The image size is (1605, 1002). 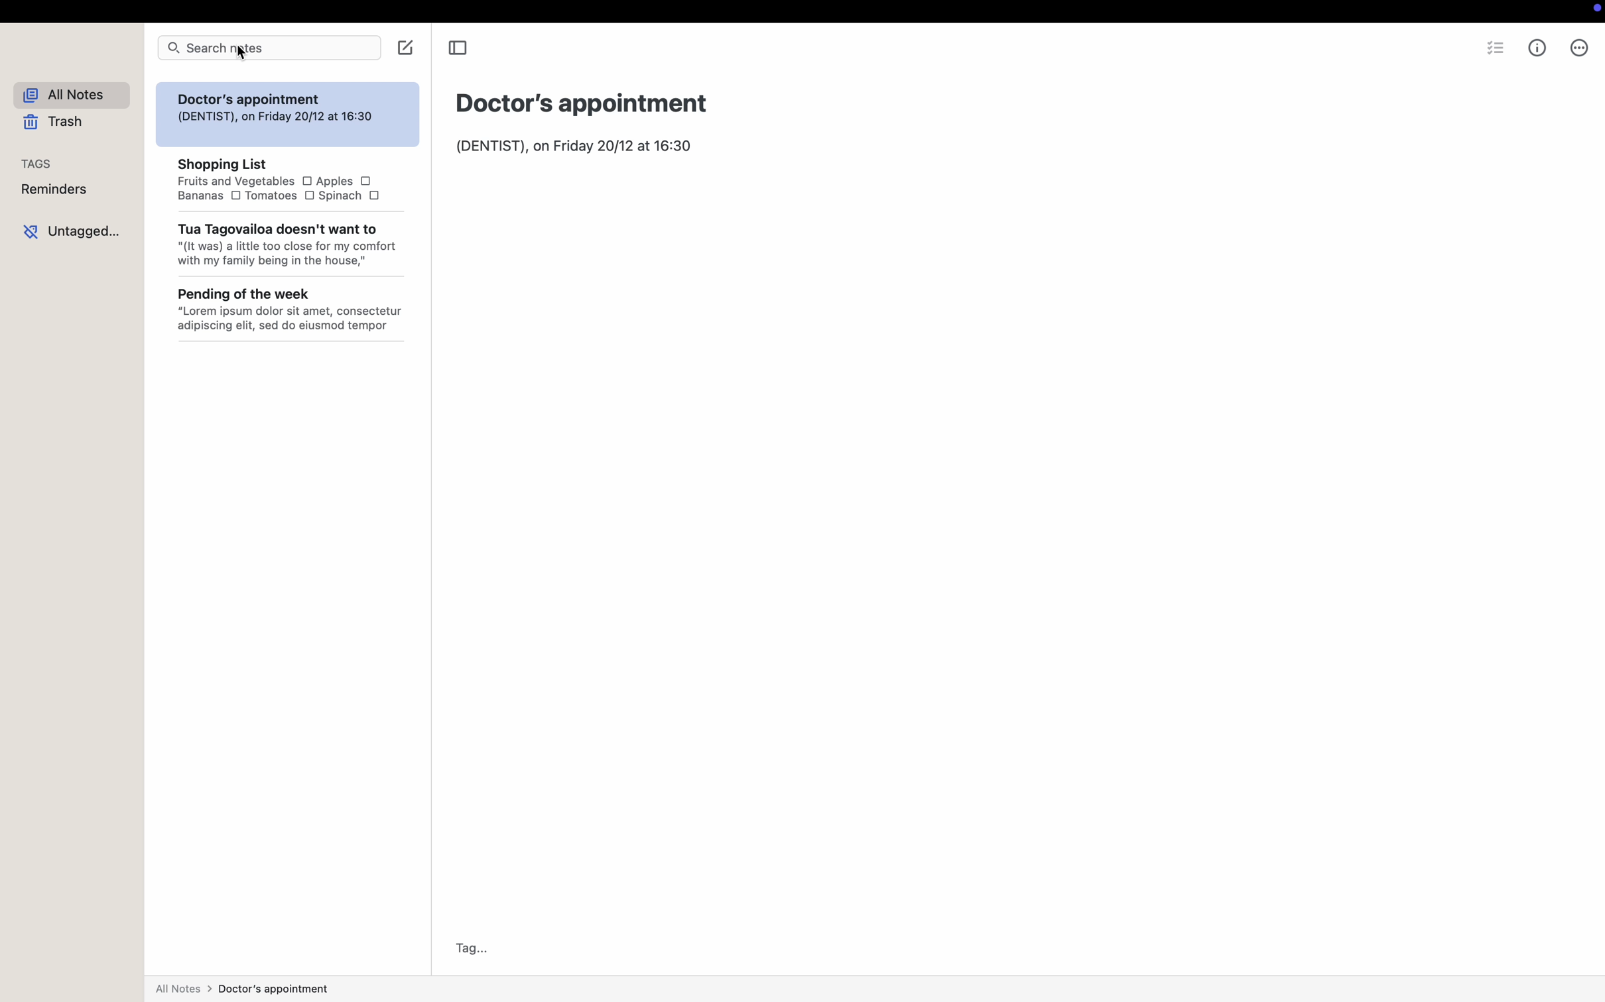 I want to click on reminders, so click(x=54, y=189).